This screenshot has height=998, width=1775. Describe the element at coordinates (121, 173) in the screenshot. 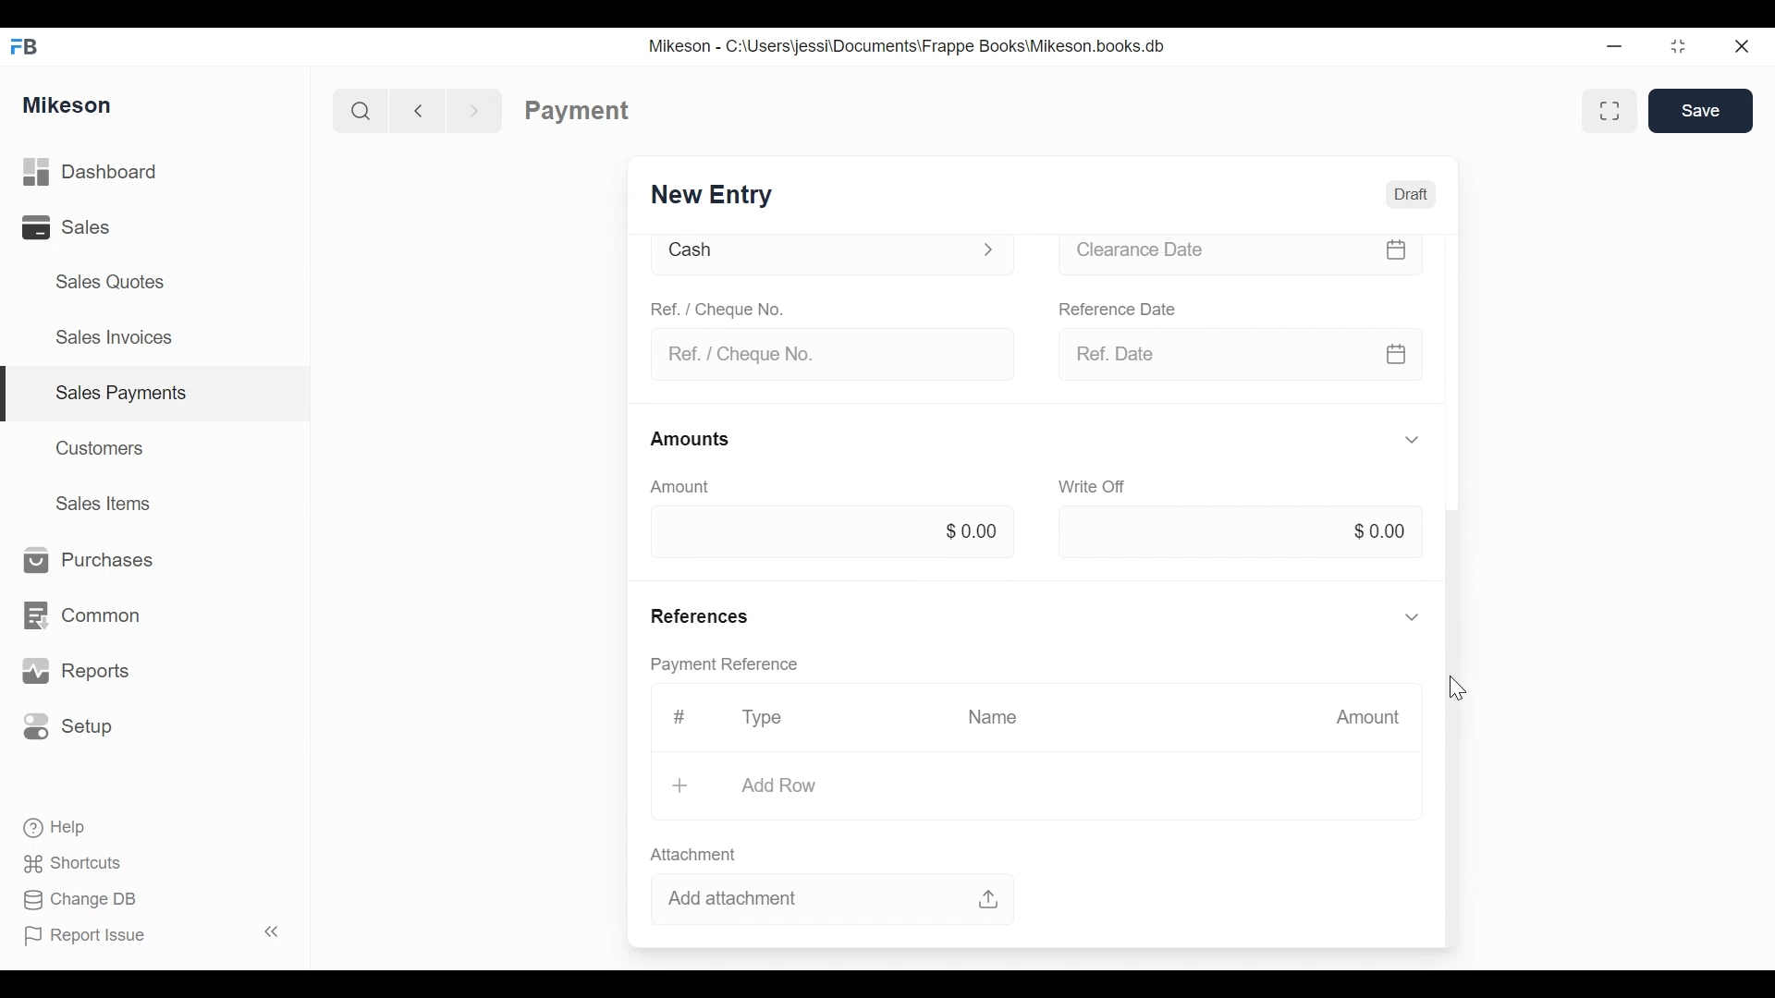

I see `Dashboard` at that location.